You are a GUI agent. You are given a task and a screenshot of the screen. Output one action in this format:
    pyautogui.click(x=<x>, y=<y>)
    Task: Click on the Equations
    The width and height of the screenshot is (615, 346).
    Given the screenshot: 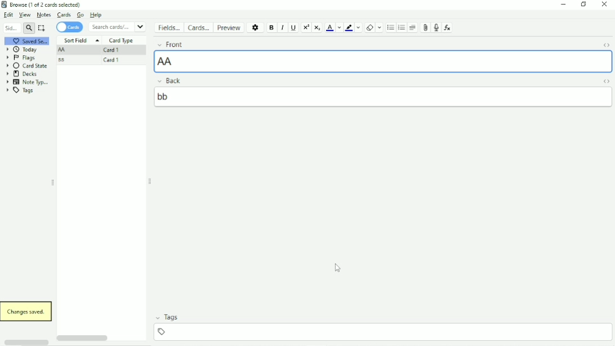 What is the action you would take?
    pyautogui.click(x=447, y=27)
    